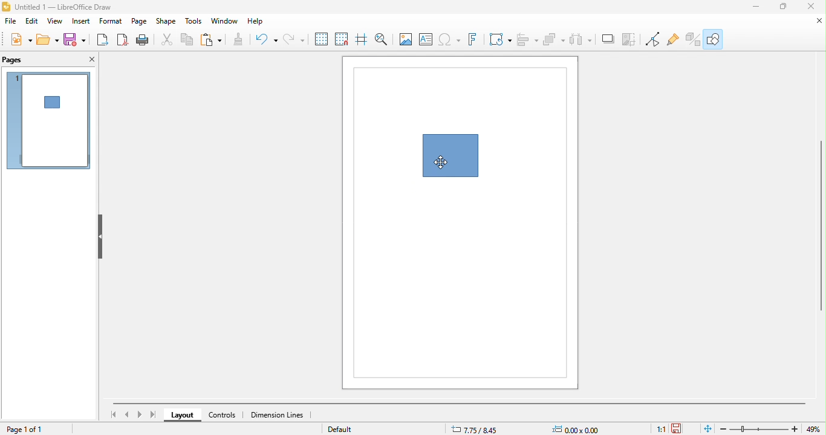 This screenshot has height=435, width=826. I want to click on fill page to current window, so click(706, 428).